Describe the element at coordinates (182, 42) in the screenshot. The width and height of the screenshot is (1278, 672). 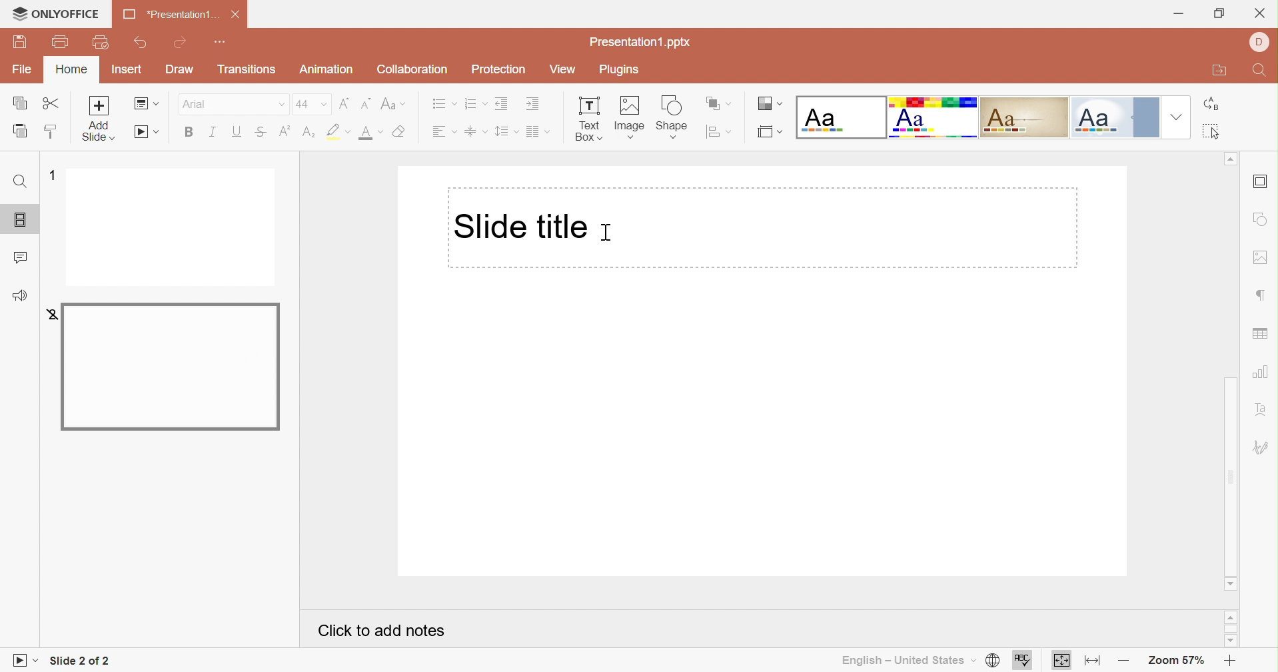
I see `Redo` at that location.